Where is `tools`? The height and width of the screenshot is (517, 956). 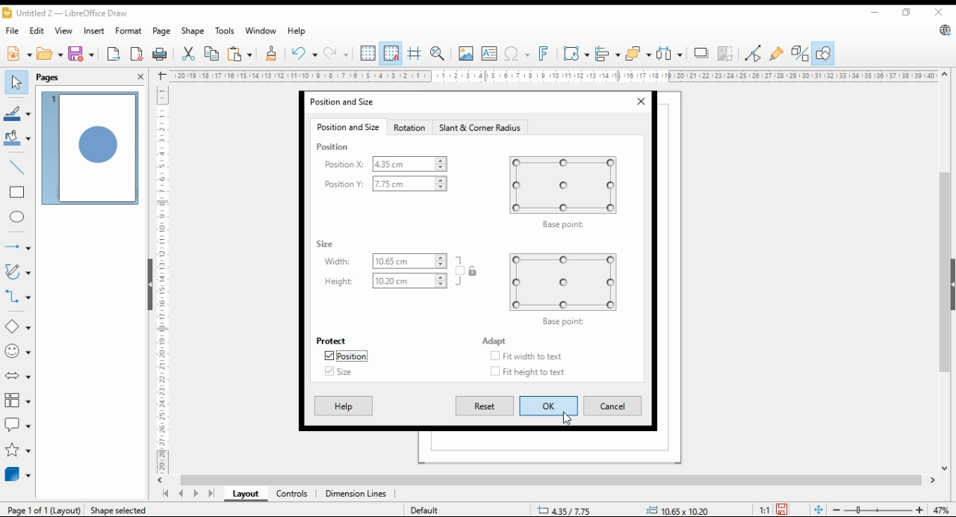
tools is located at coordinates (225, 32).